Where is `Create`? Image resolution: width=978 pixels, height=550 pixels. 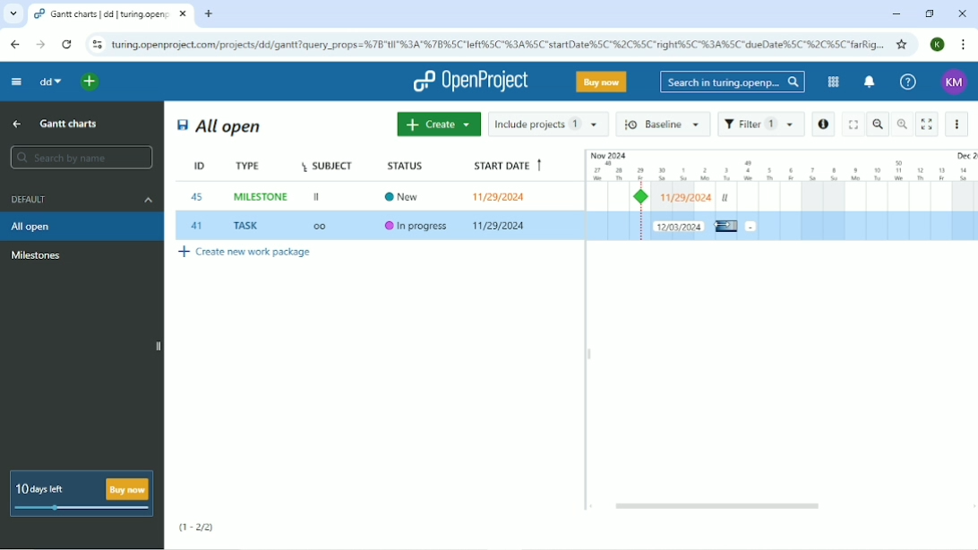
Create is located at coordinates (437, 125).